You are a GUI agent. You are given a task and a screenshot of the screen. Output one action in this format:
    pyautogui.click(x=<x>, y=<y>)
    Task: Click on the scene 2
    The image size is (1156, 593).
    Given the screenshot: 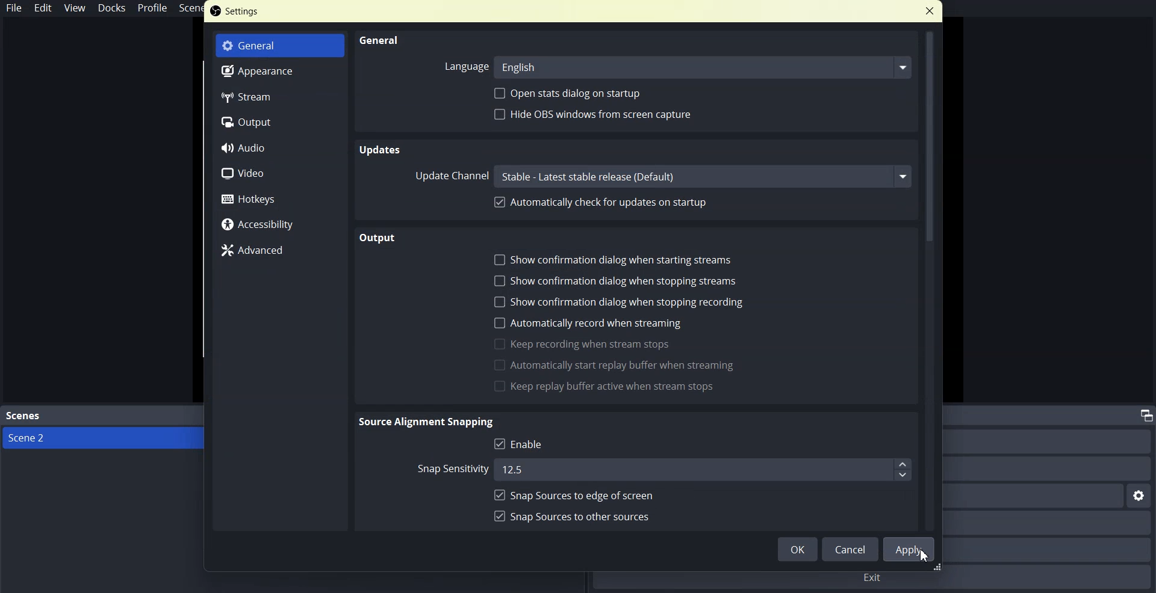 What is the action you would take?
    pyautogui.click(x=34, y=438)
    